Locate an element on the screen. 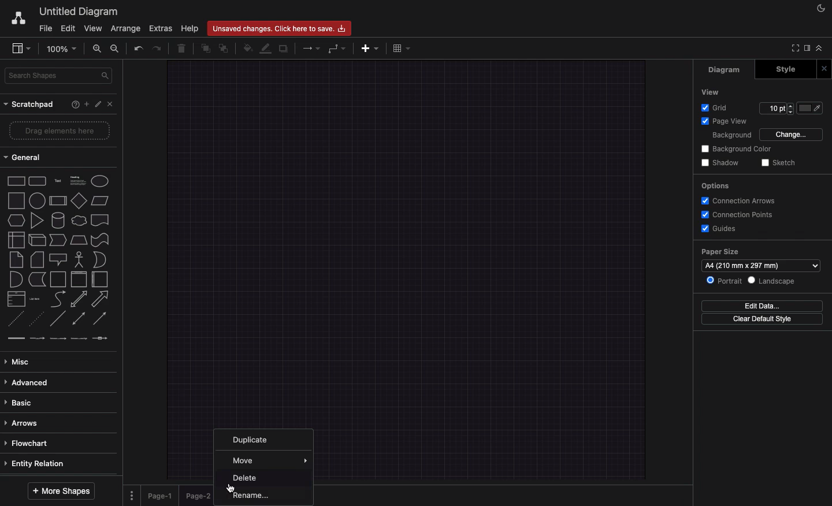  Diagram is located at coordinates (726, 70).